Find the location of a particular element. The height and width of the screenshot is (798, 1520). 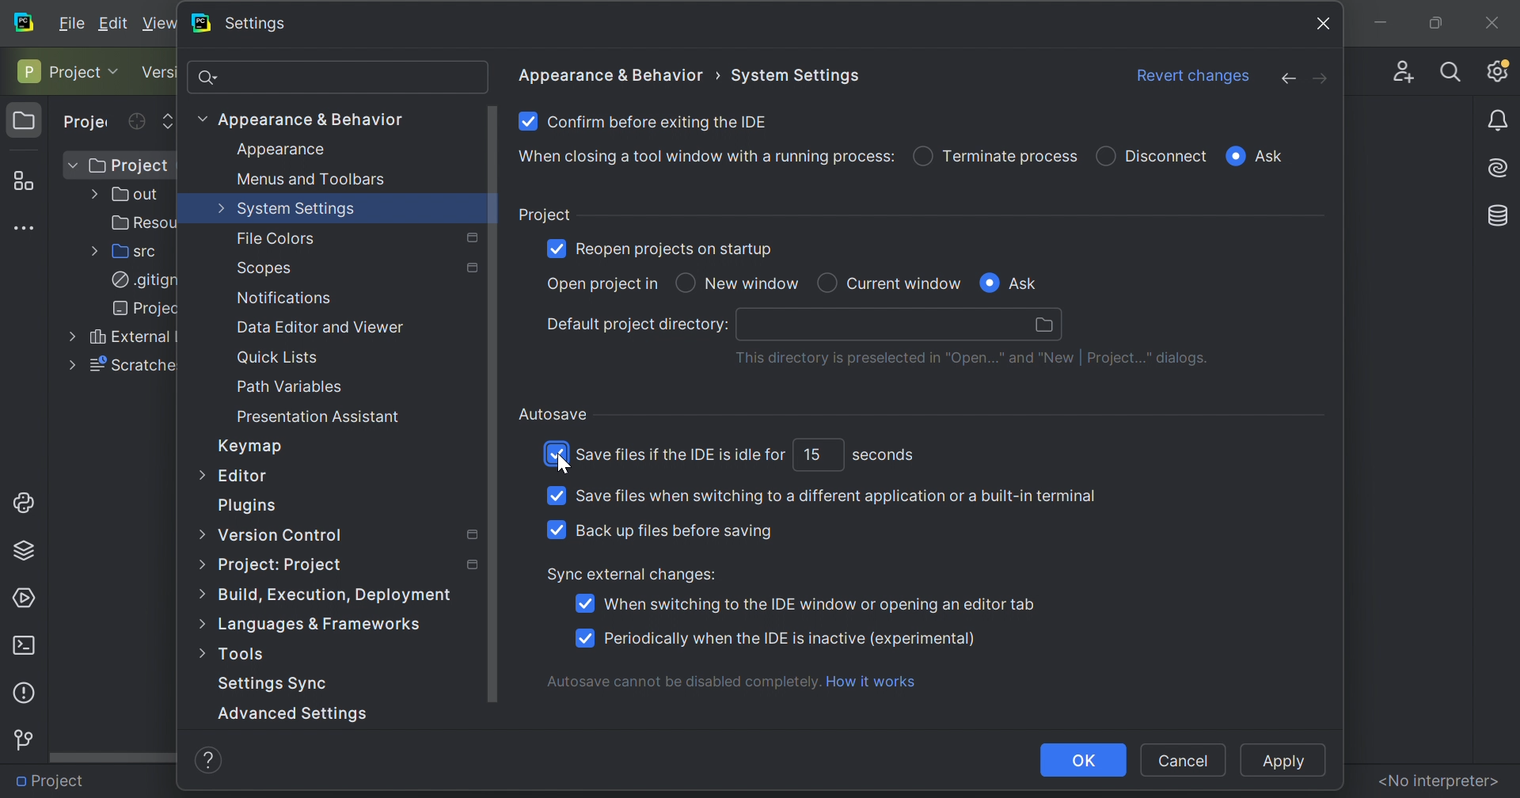

New window is located at coordinates (755, 284).